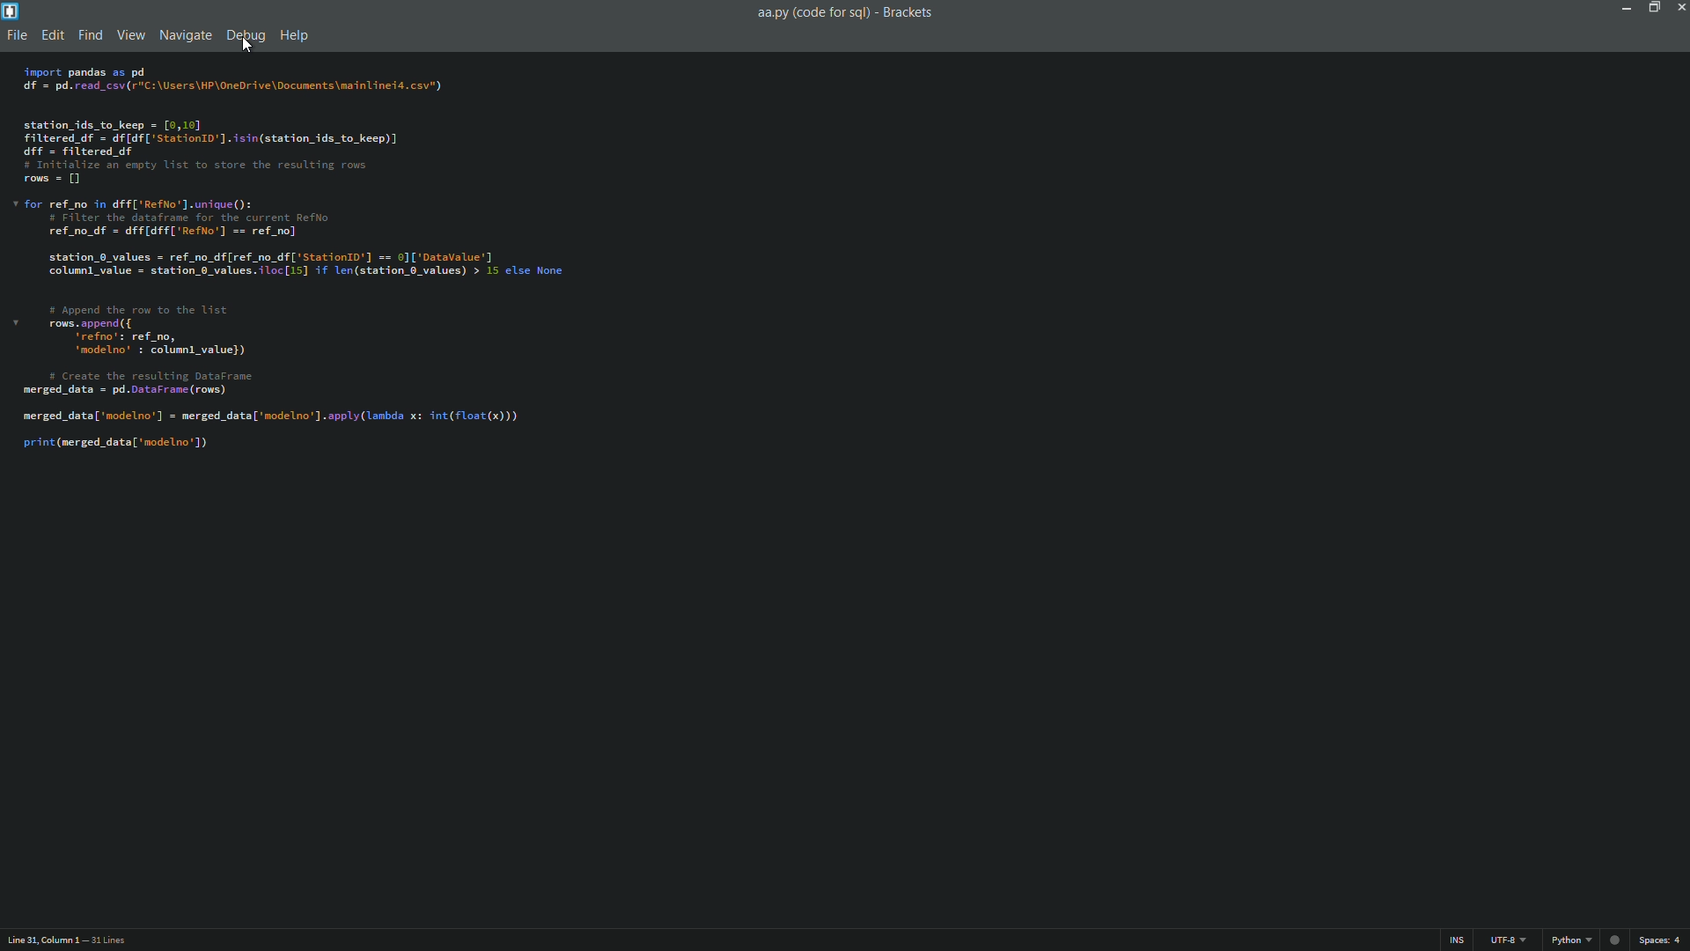  What do you see at coordinates (854, 14) in the screenshot?
I see `File name` at bounding box center [854, 14].